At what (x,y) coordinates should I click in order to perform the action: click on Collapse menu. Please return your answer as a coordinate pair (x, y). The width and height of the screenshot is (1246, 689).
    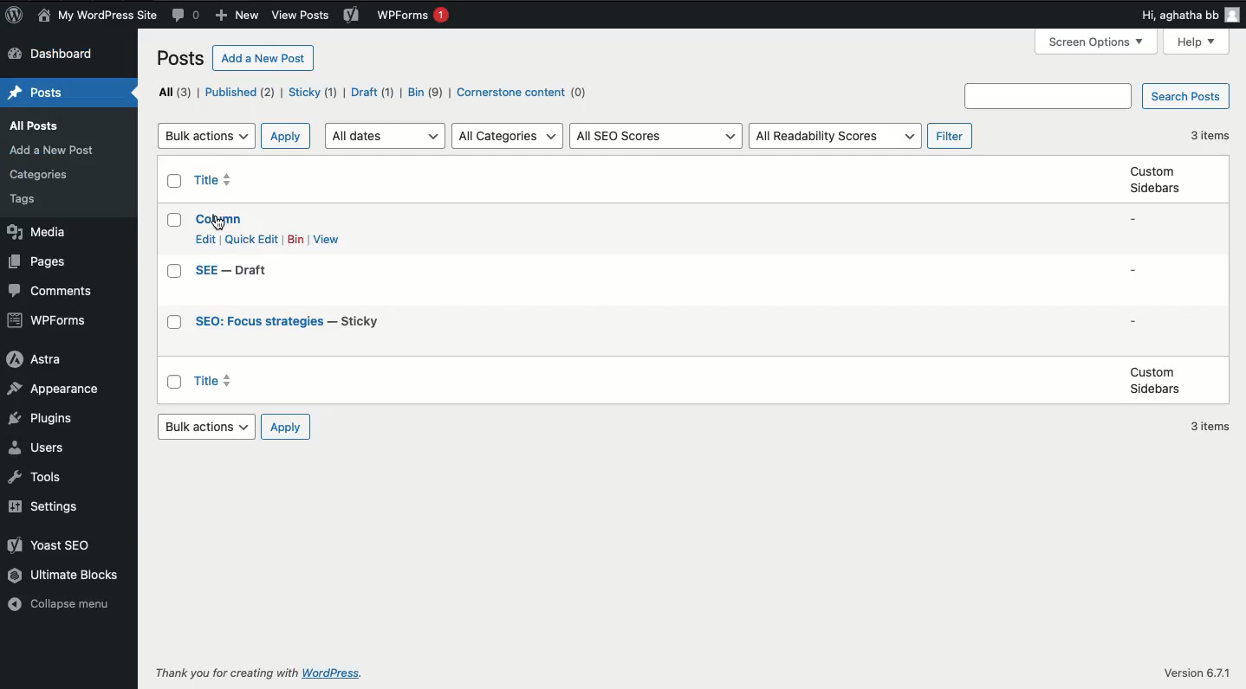
    Looking at the image, I should click on (61, 607).